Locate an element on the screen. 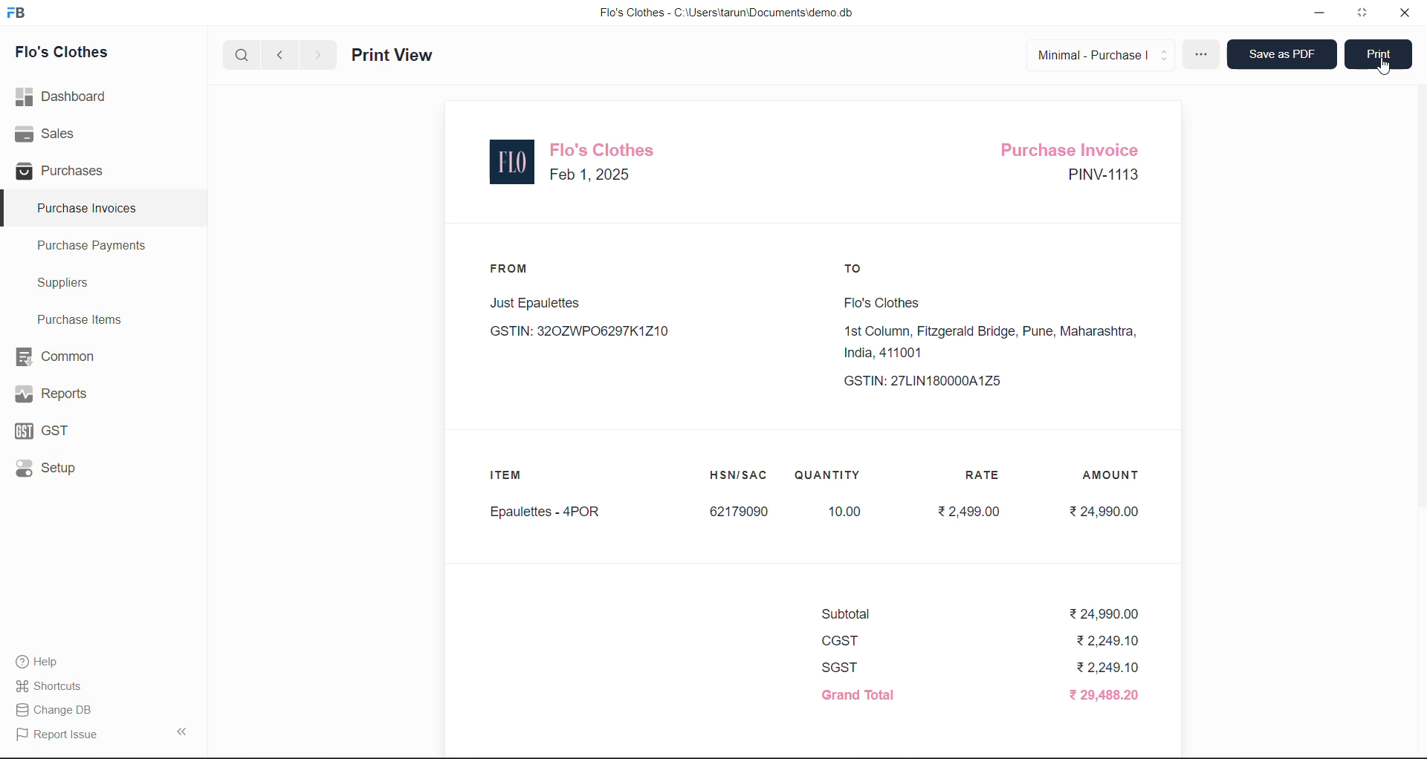 The height and width of the screenshot is (759, 1427). Save as PDF is located at coordinates (1283, 53).